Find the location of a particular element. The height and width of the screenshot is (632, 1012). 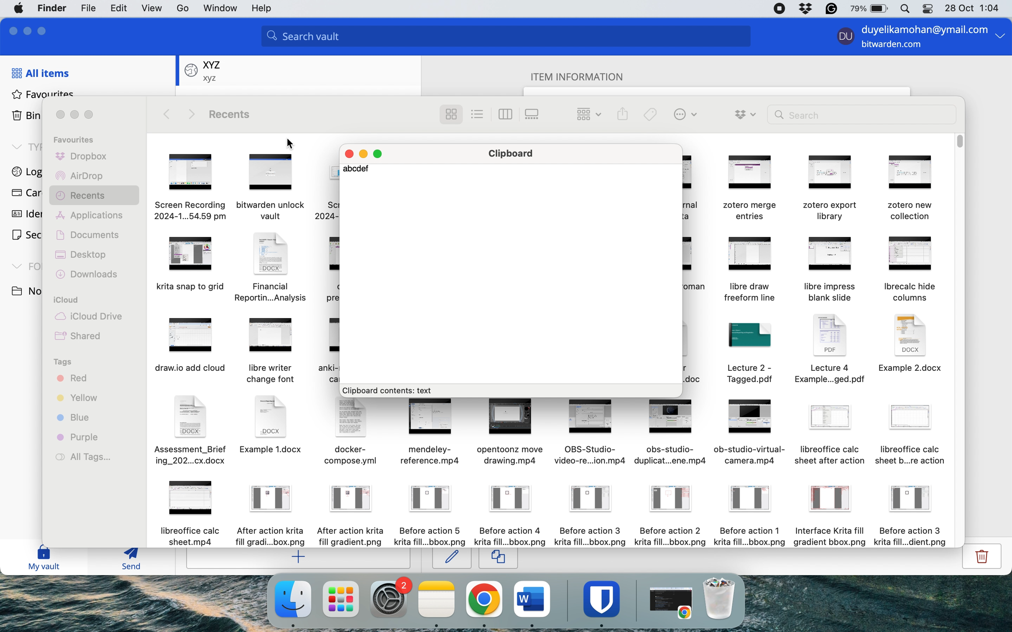

icloud is located at coordinates (68, 301).